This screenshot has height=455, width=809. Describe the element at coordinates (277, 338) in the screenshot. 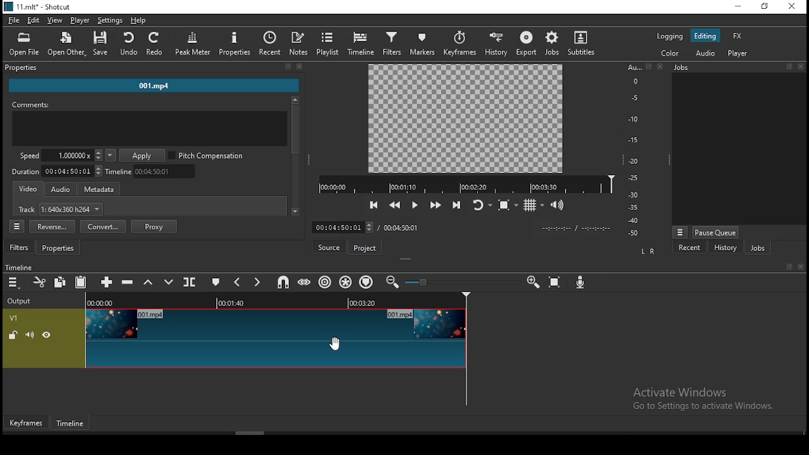

I see `video track V1` at that location.